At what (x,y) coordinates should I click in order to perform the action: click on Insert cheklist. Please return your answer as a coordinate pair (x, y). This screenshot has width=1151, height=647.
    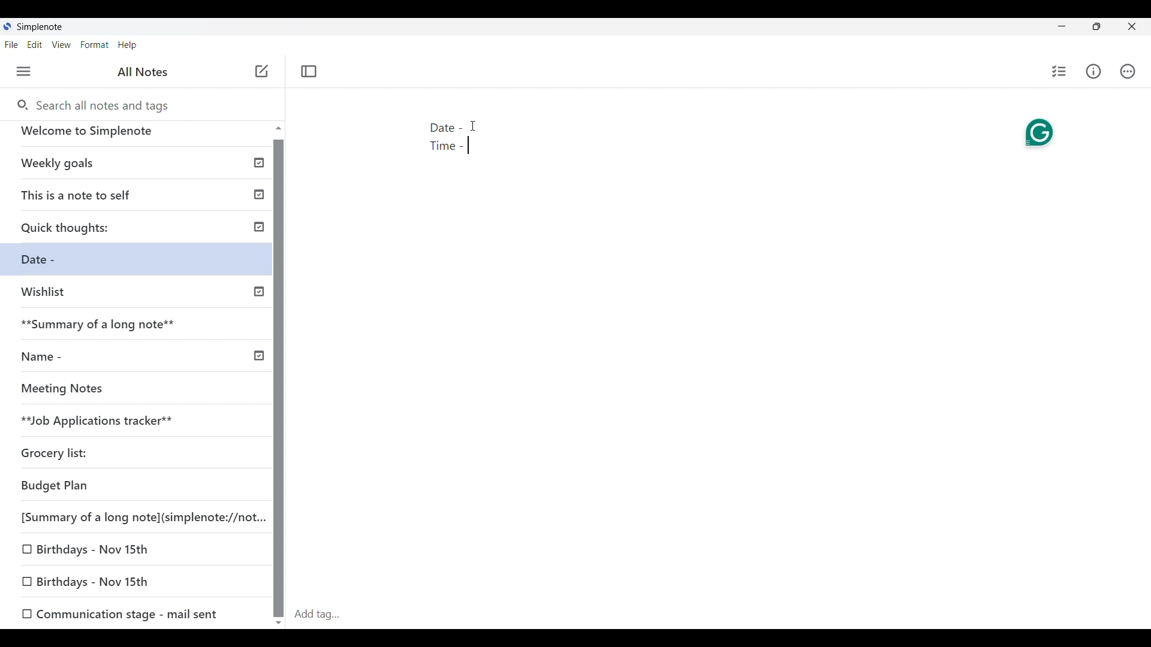
    Looking at the image, I should click on (1059, 71).